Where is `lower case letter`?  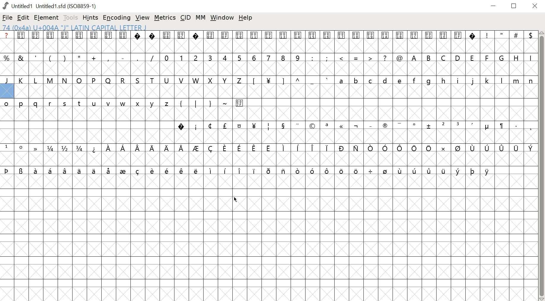
lower case letter is located at coordinates (435, 80).